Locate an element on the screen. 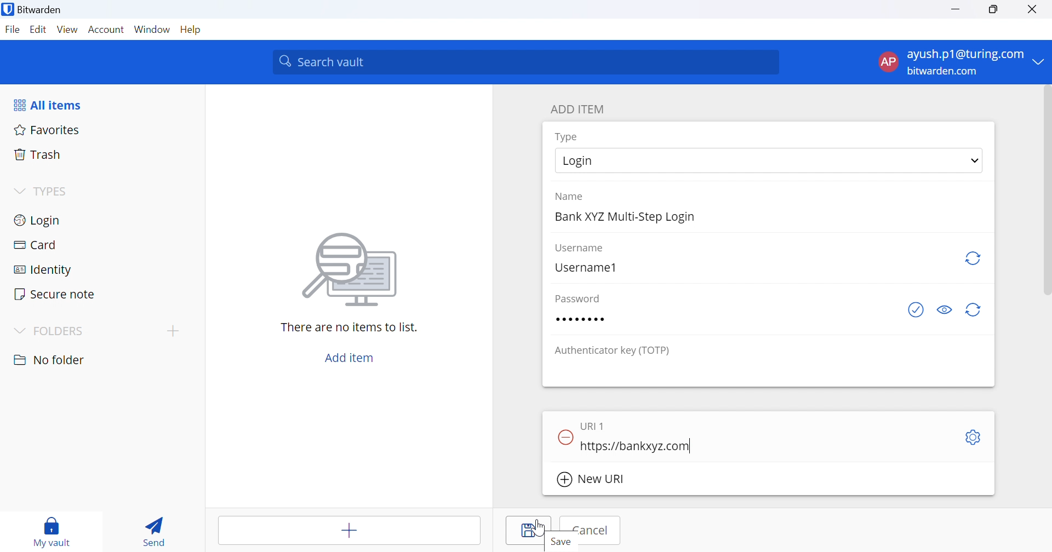 This screenshot has height=552, width=1052. Add item is located at coordinates (351, 530).